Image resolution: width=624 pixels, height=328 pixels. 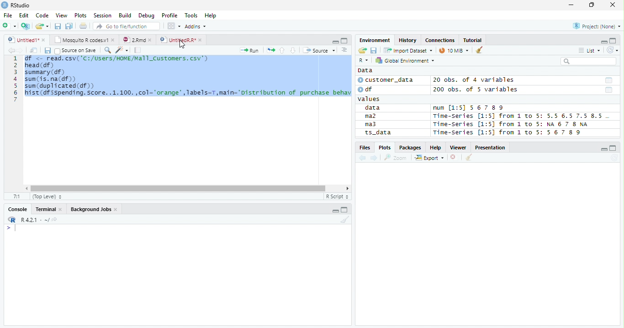 I want to click on Up, so click(x=282, y=51).